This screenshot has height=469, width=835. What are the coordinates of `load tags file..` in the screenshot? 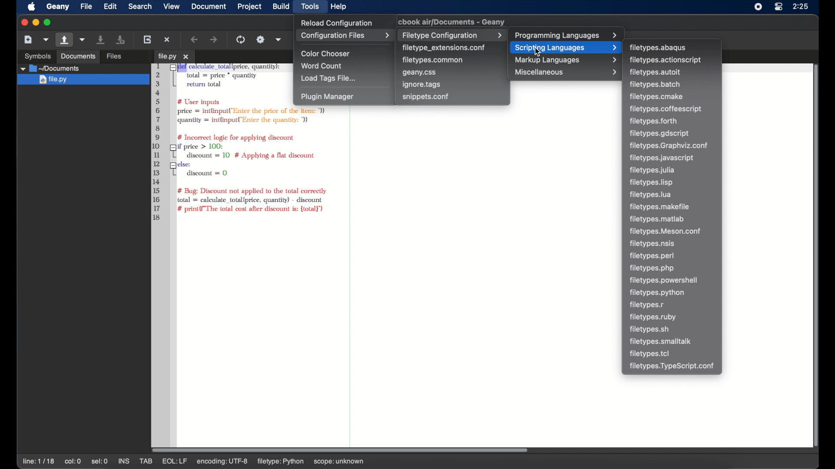 It's located at (329, 79).